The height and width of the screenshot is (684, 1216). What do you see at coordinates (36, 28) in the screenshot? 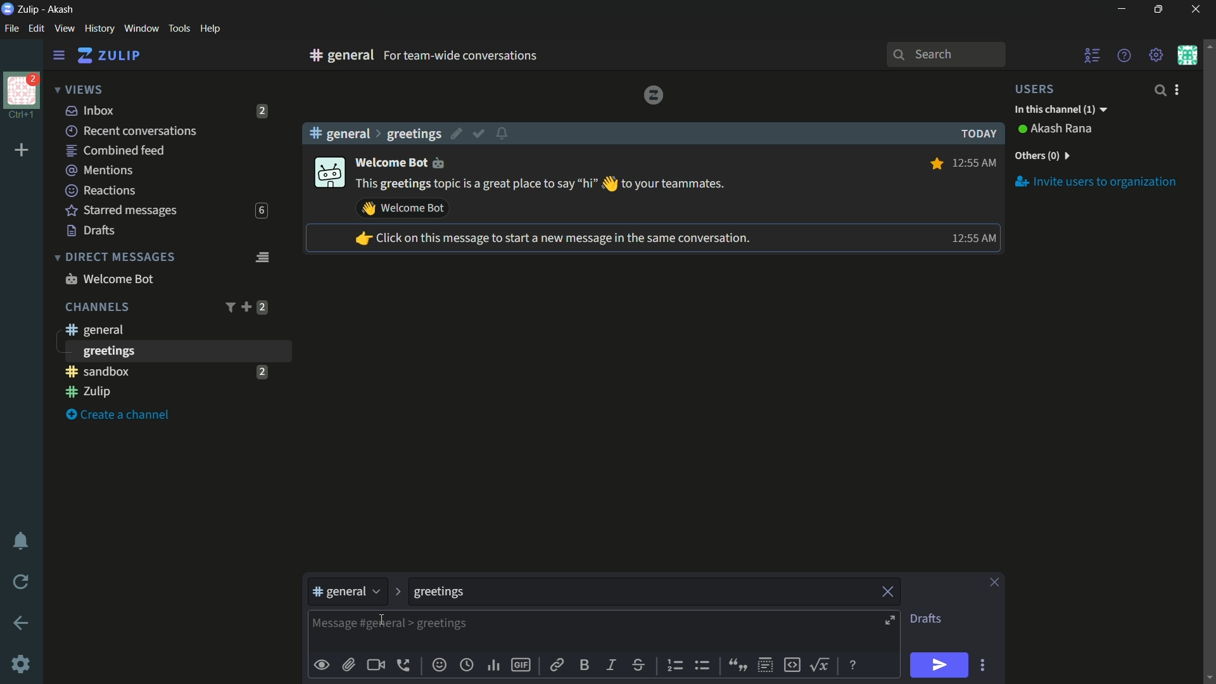
I see `edit menu` at bounding box center [36, 28].